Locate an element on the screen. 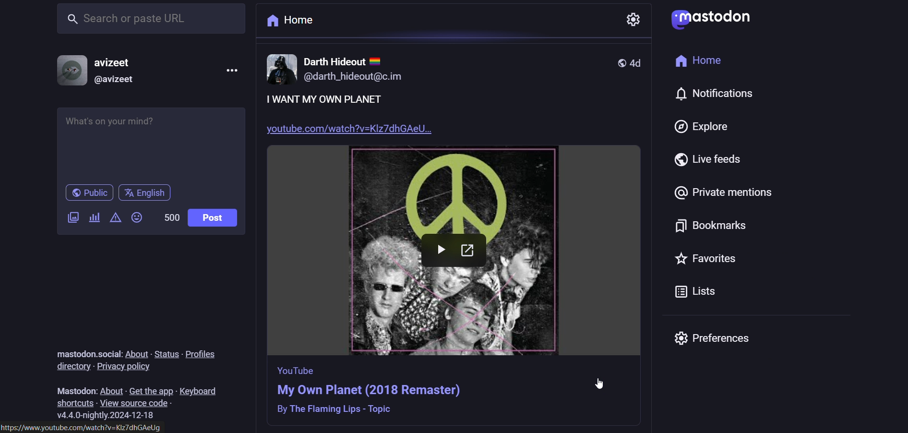 The image size is (908, 433). darth hideout is located at coordinates (344, 60).